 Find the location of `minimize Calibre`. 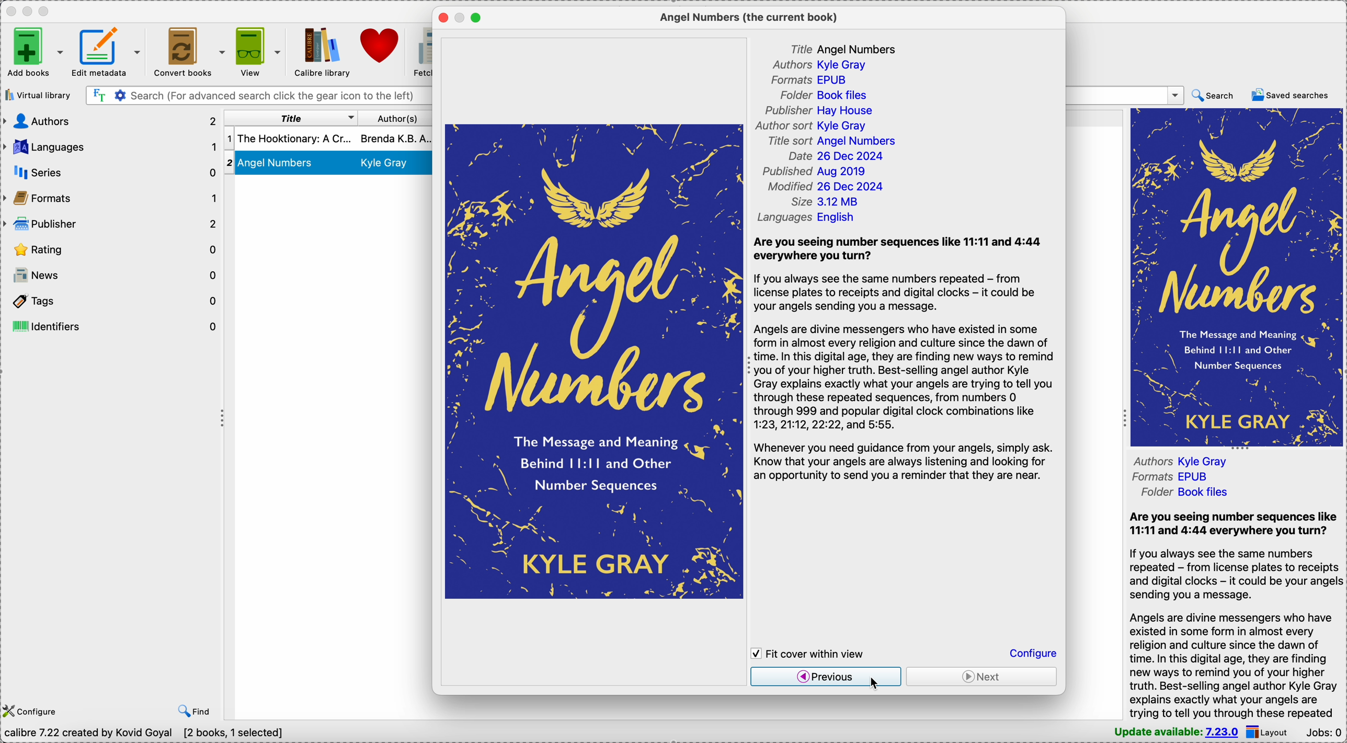

minimize Calibre is located at coordinates (28, 12).